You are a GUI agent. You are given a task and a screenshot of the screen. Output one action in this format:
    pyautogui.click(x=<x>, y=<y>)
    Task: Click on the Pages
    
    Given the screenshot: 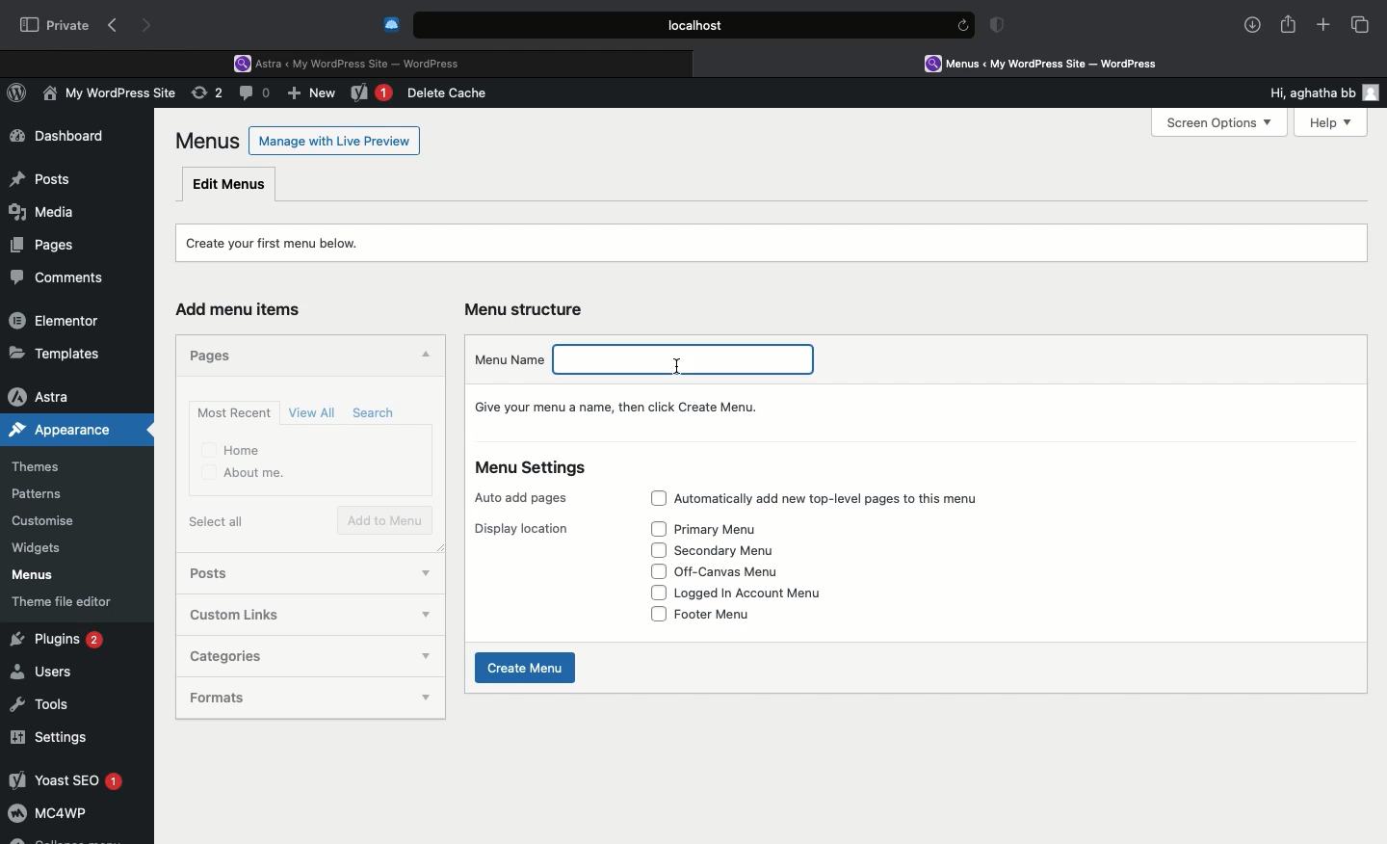 What is the action you would take?
    pyautogui.click(x=39, y=244)
    